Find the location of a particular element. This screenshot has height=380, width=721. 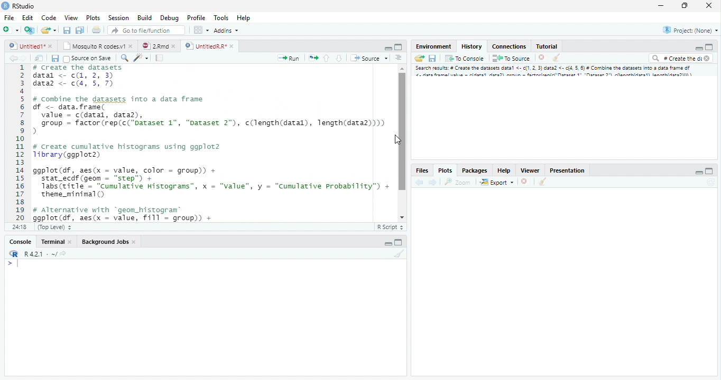

Print is located at coordinates (98, 30).